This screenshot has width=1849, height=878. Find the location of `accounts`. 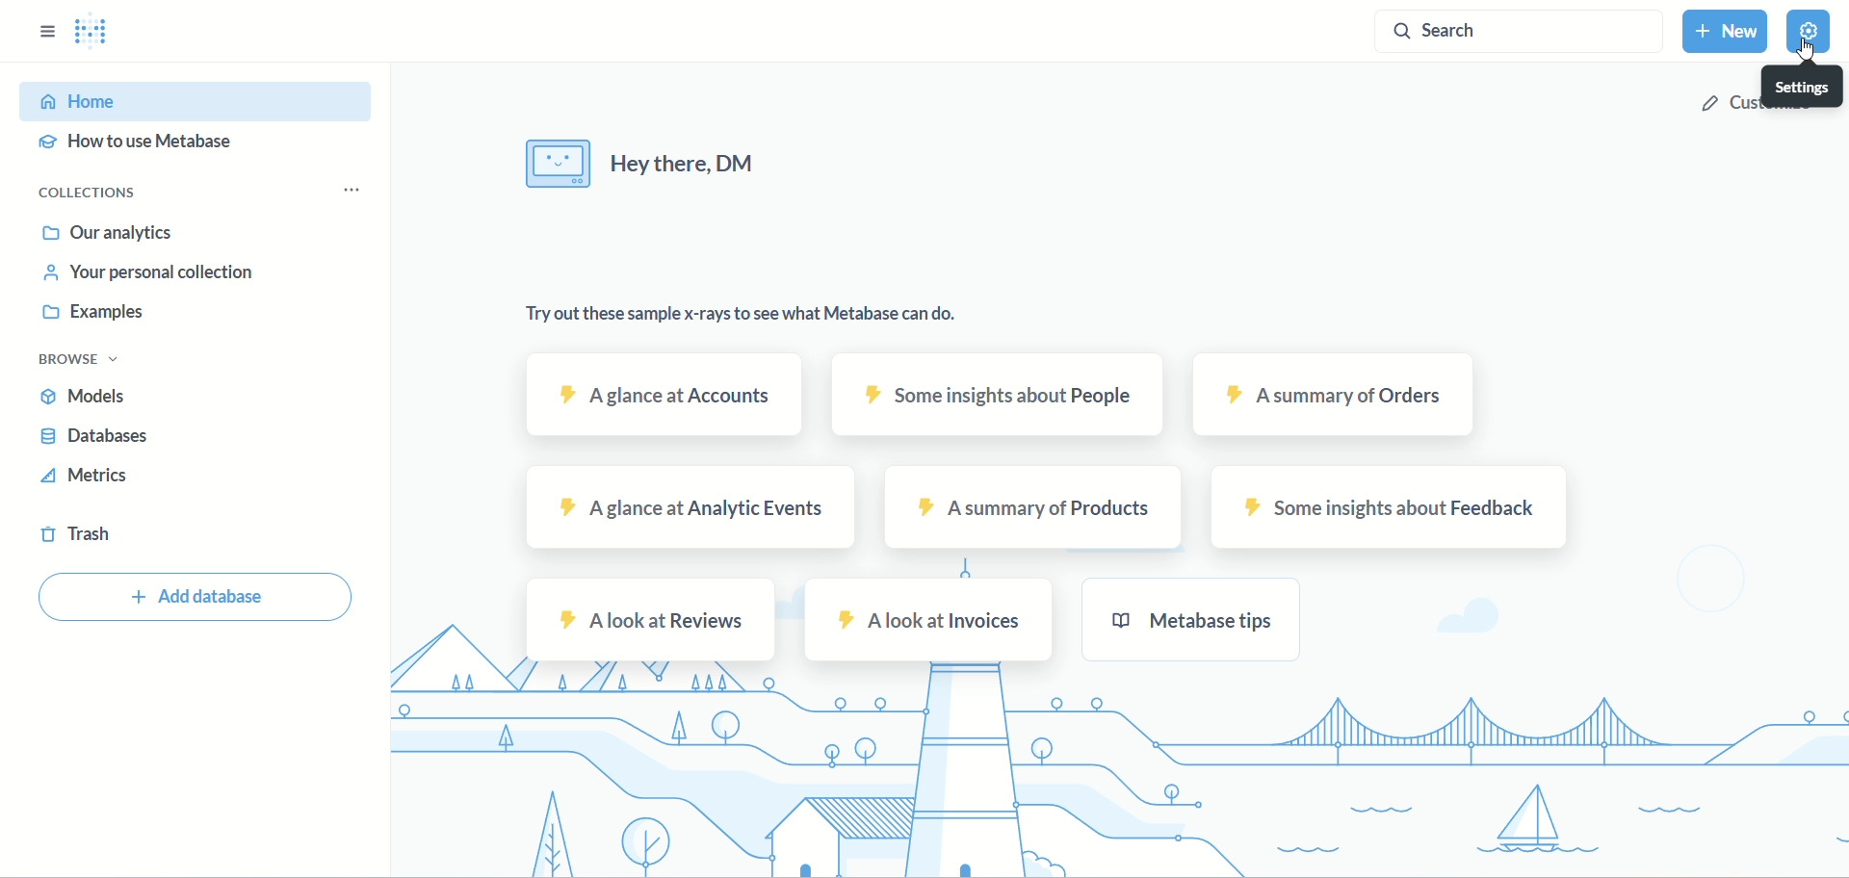

accounts is located at coordinates (665, 394).